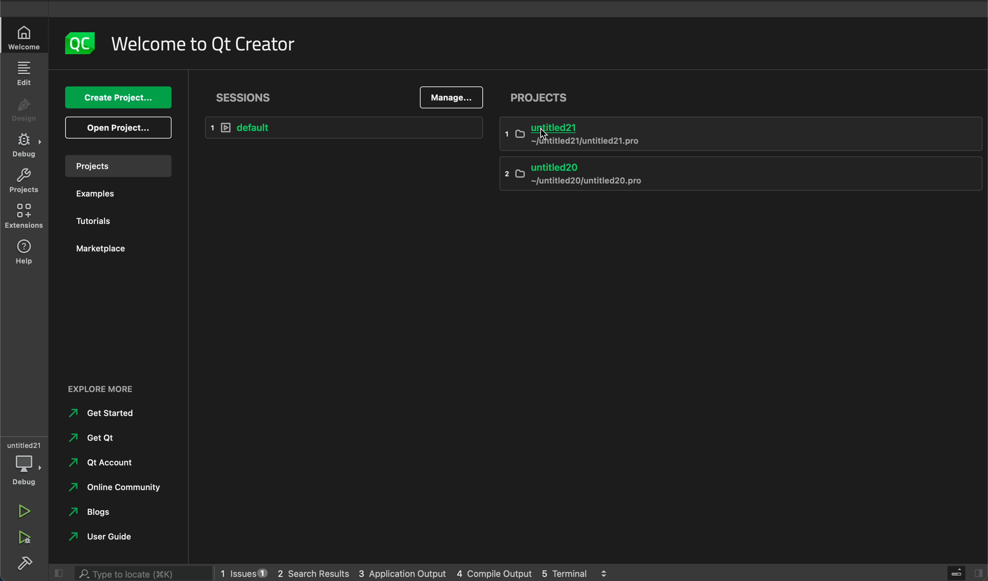 The height and width of the screenshot is (581, 988). I want to click on external links, so click(114, 385).